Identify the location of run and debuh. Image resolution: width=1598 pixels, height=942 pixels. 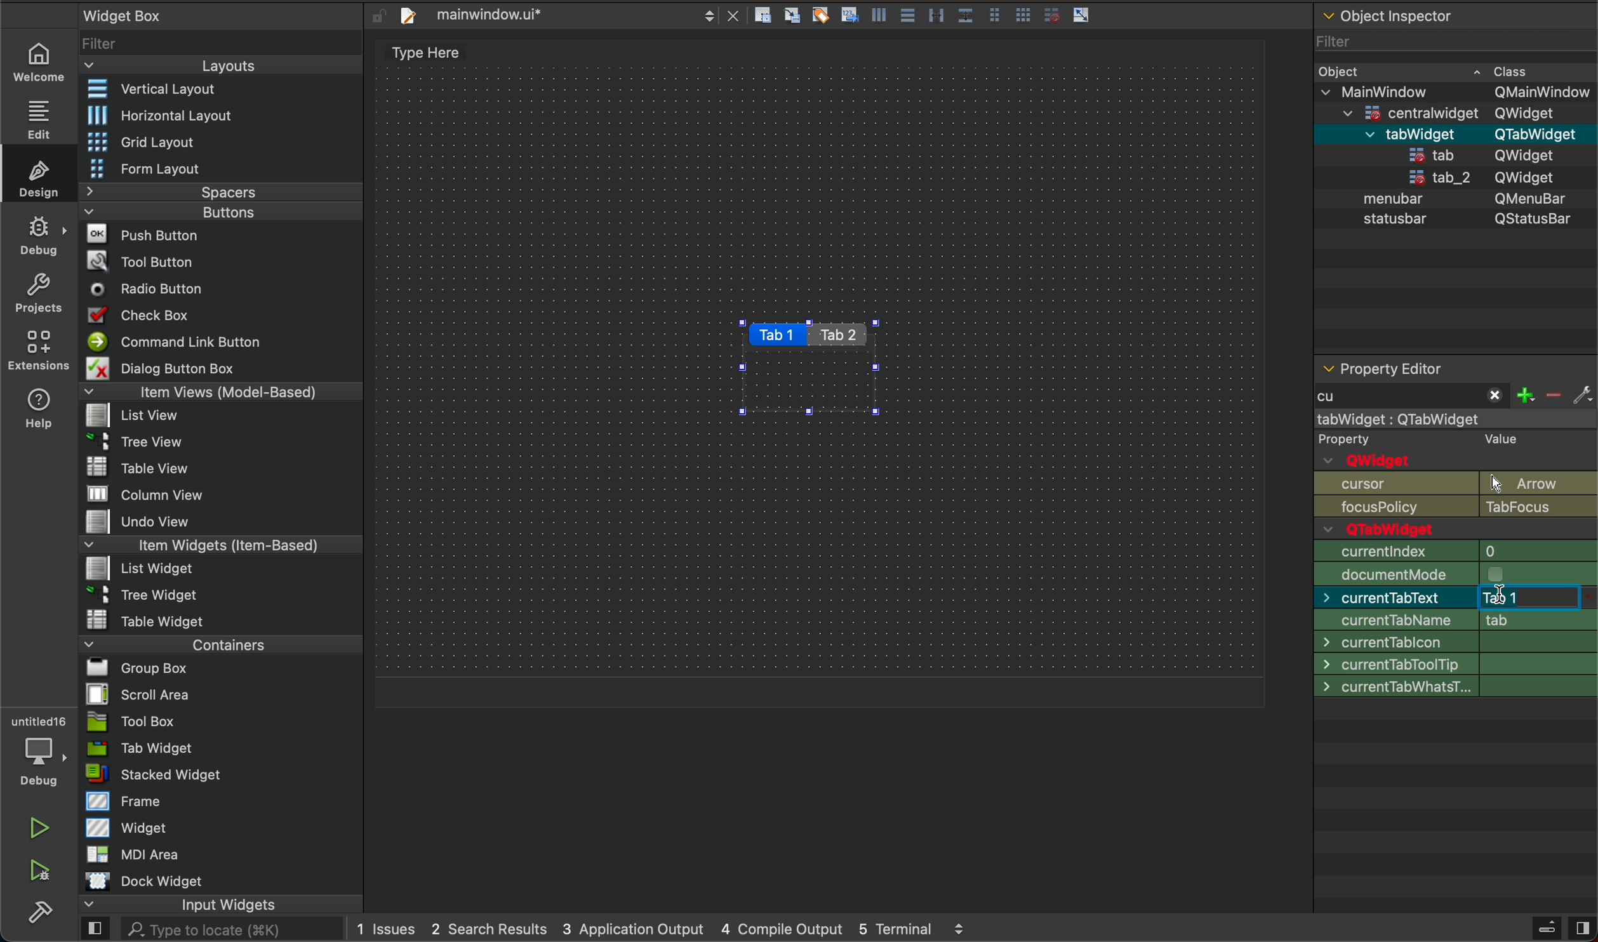
(47, 872).